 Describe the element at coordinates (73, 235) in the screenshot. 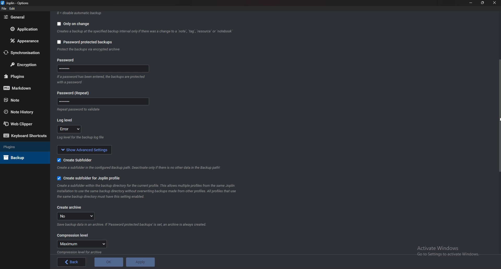

I see `Compression level` at that location.